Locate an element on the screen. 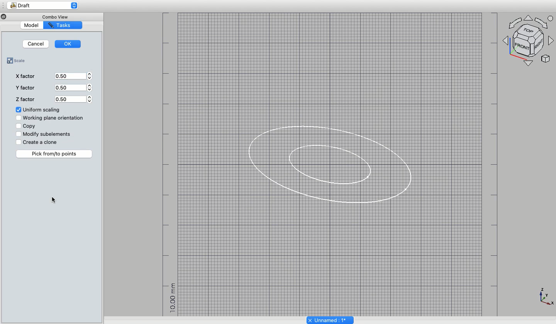  Z factor is located at coordinates (26, 99).